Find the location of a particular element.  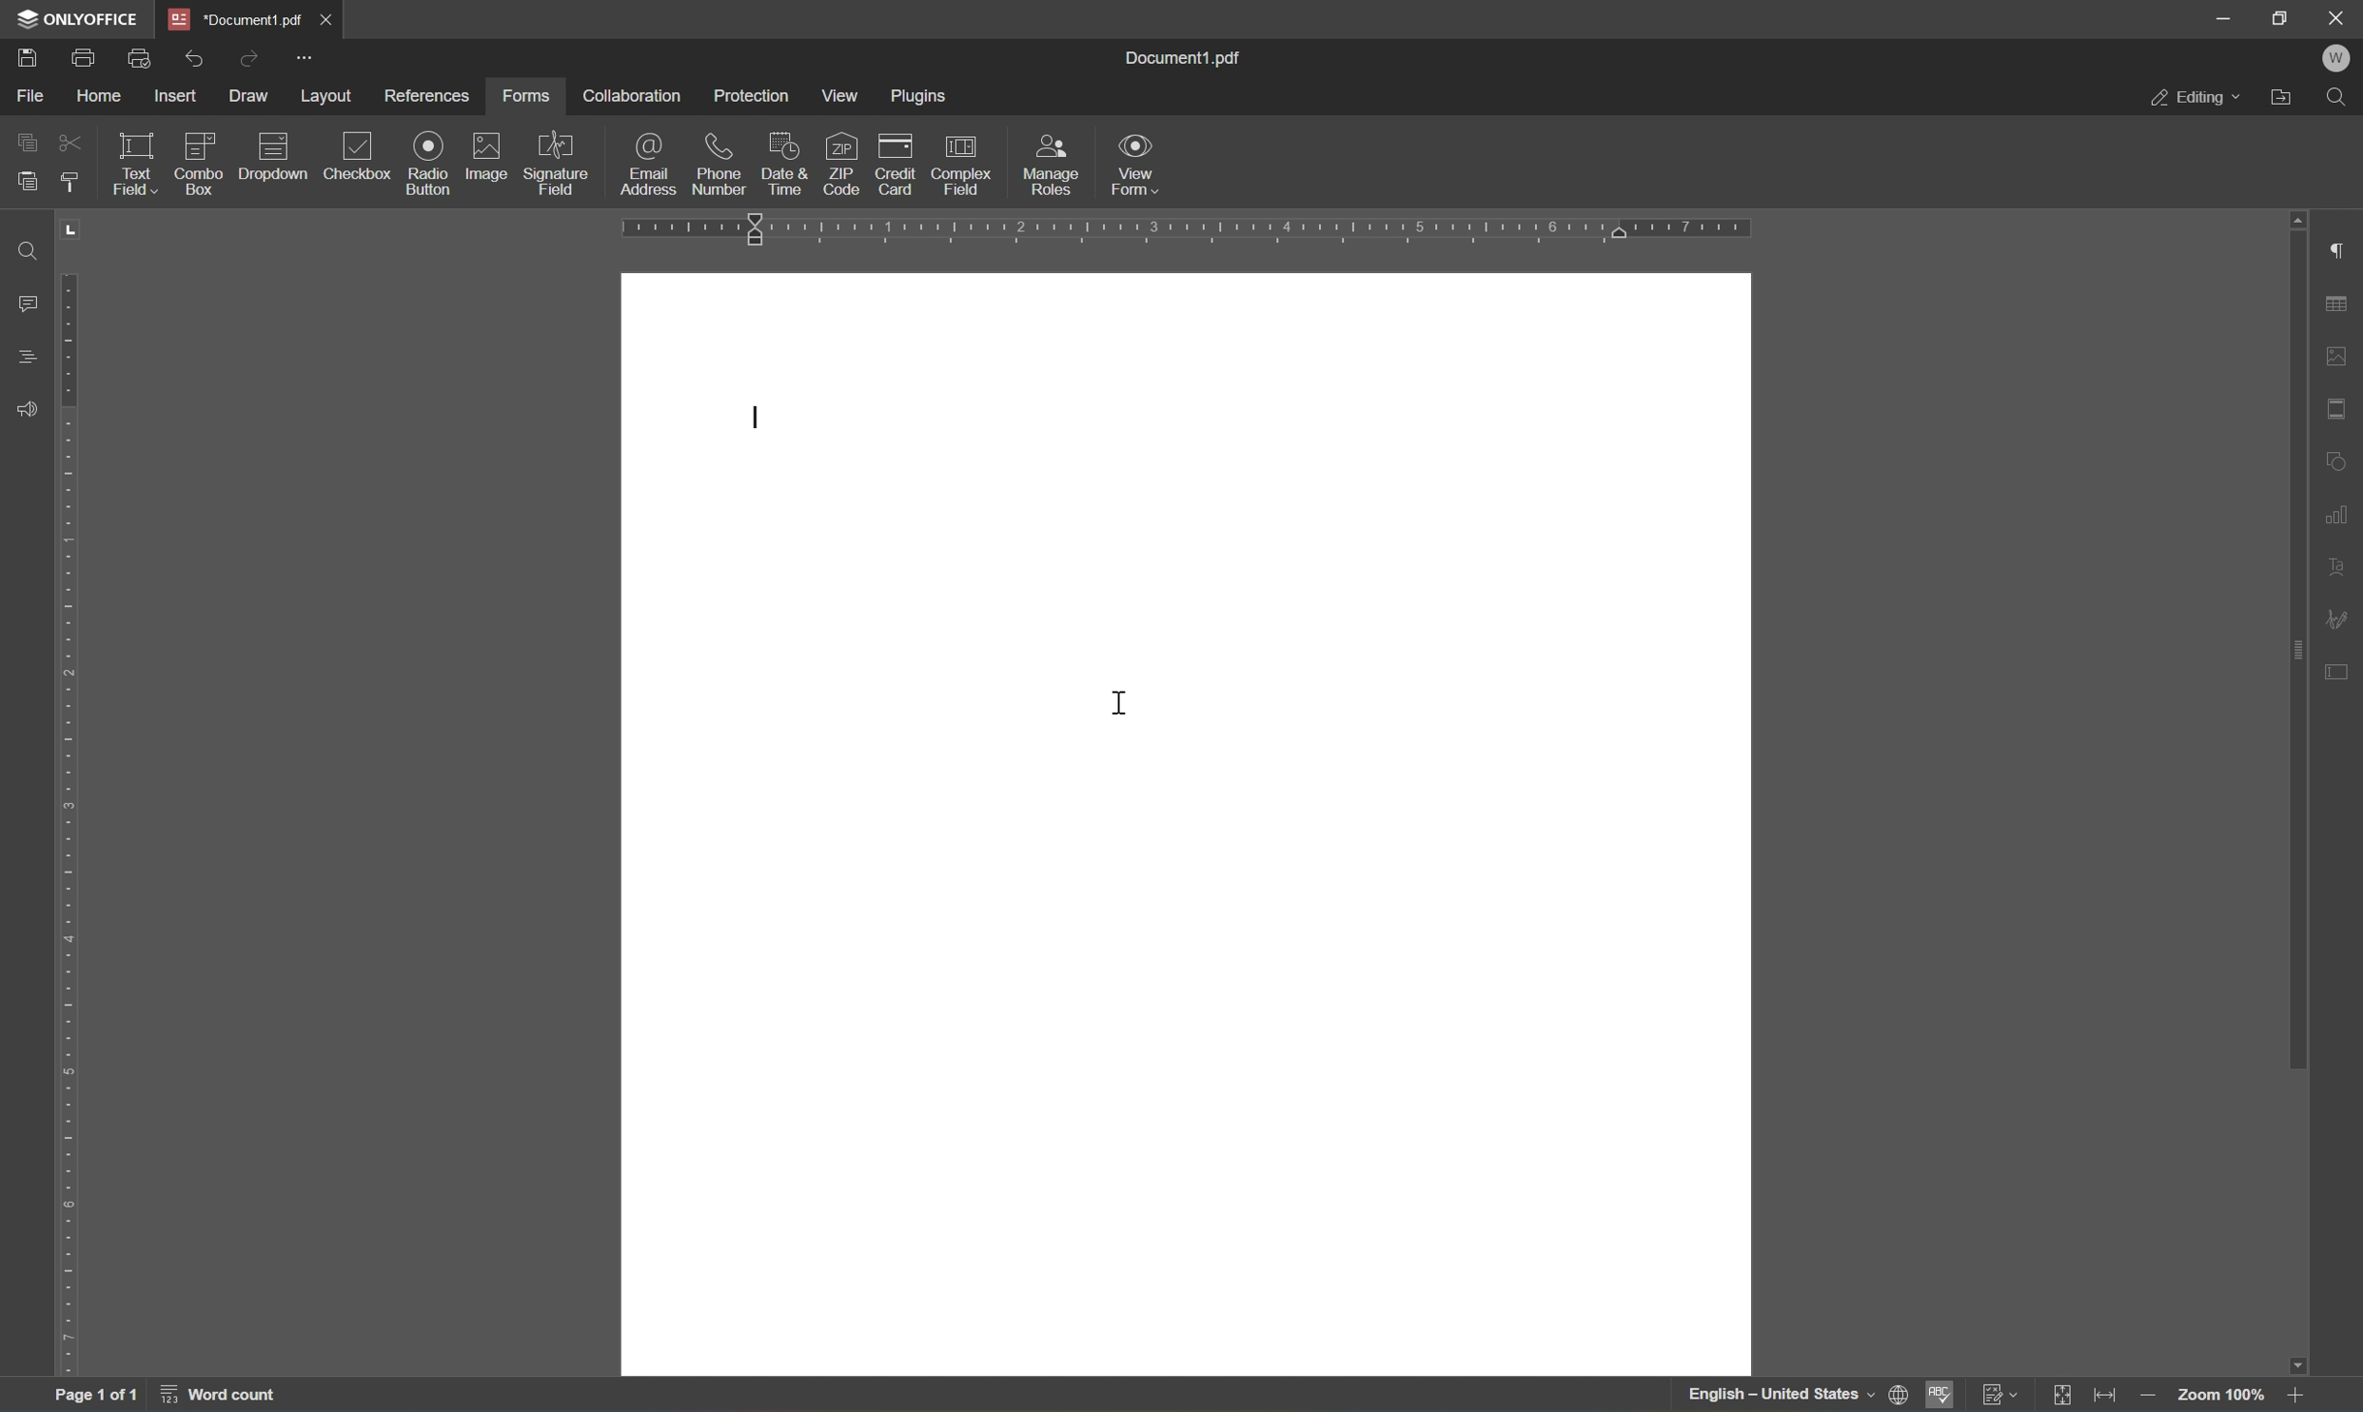

feedback and support is located at coordinates (24, 411).